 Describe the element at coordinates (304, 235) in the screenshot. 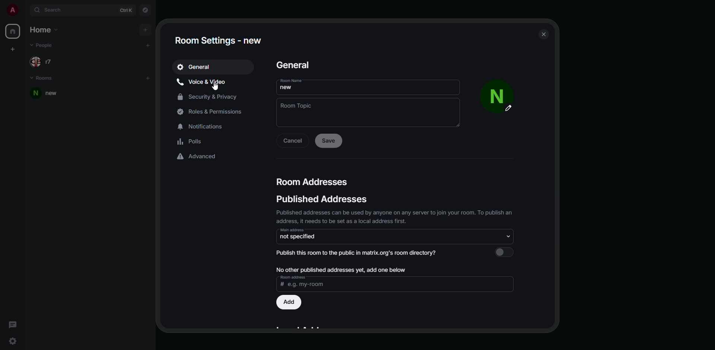

I see `main addresses` at that location.